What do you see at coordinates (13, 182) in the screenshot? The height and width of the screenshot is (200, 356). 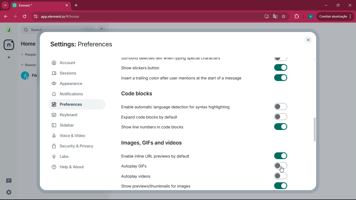 I see `comments ` at bounding box center [13, 182].